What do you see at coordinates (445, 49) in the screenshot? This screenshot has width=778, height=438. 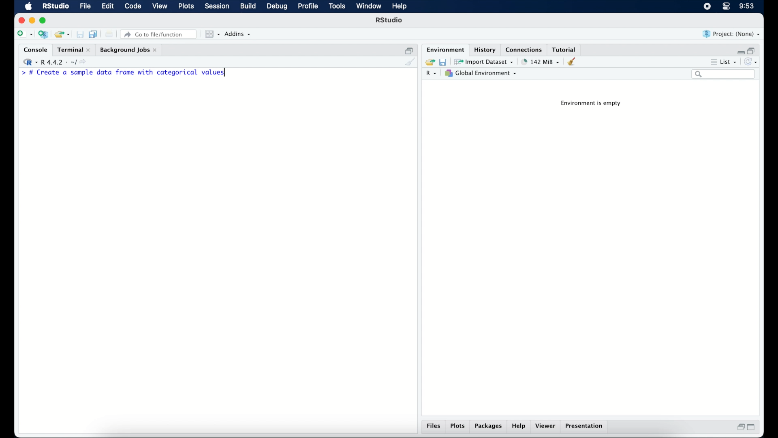 I see `environment` at bounding box center [445, 49].